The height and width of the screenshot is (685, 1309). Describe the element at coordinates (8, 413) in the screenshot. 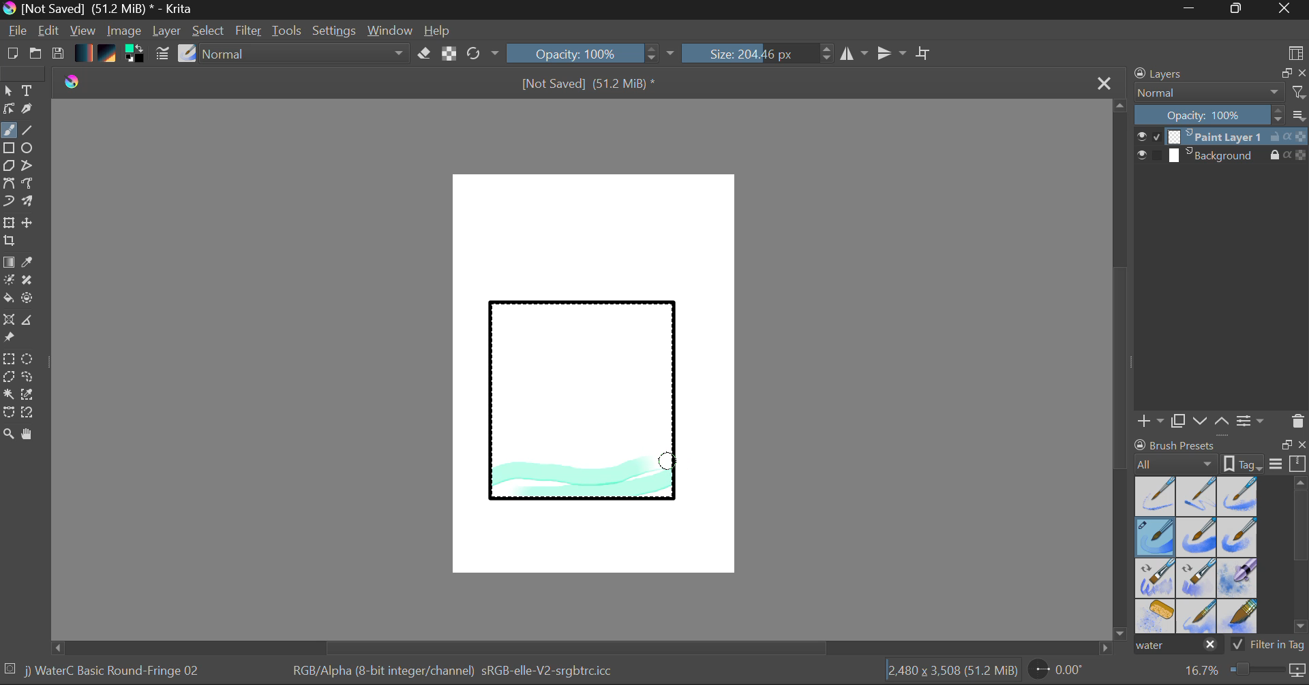

I see `Bezier Curve Selector` at that location.